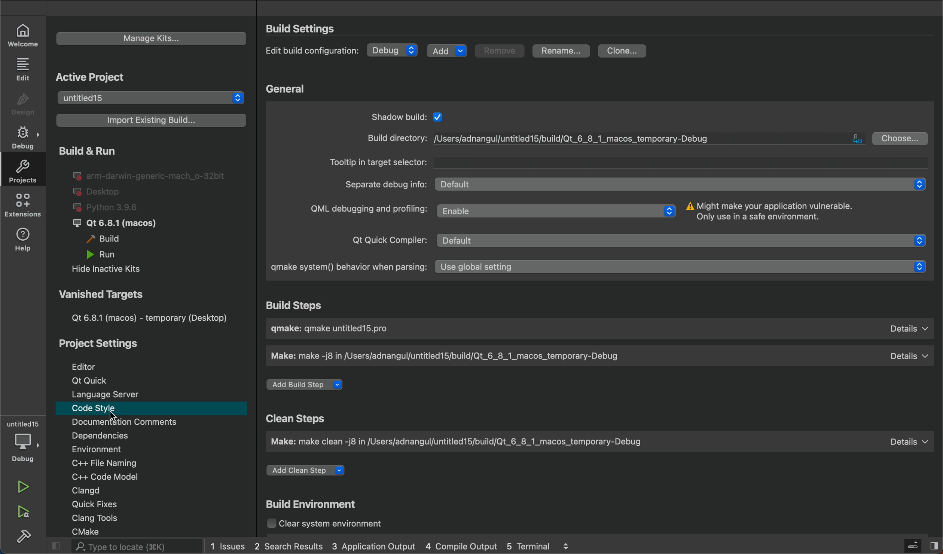  I want to click on cmake, so click(96, 531).